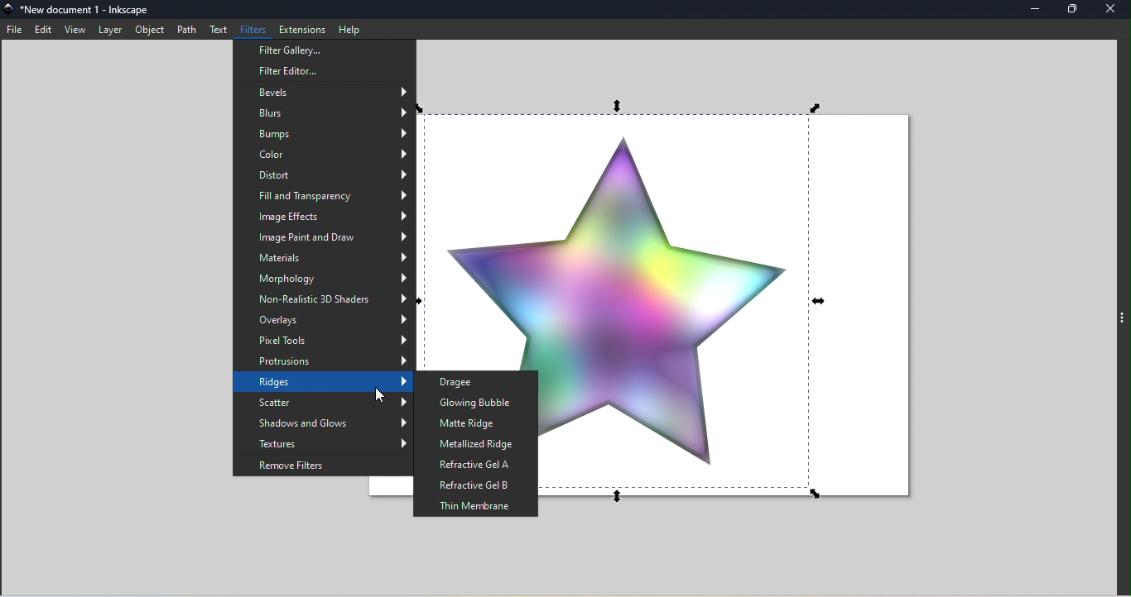 This screenshot has height=597, width=1131. What do you see at coordinates (324, 196) in the screenshot?
I see `Fill and transparency` at bounding box center [324, 196].